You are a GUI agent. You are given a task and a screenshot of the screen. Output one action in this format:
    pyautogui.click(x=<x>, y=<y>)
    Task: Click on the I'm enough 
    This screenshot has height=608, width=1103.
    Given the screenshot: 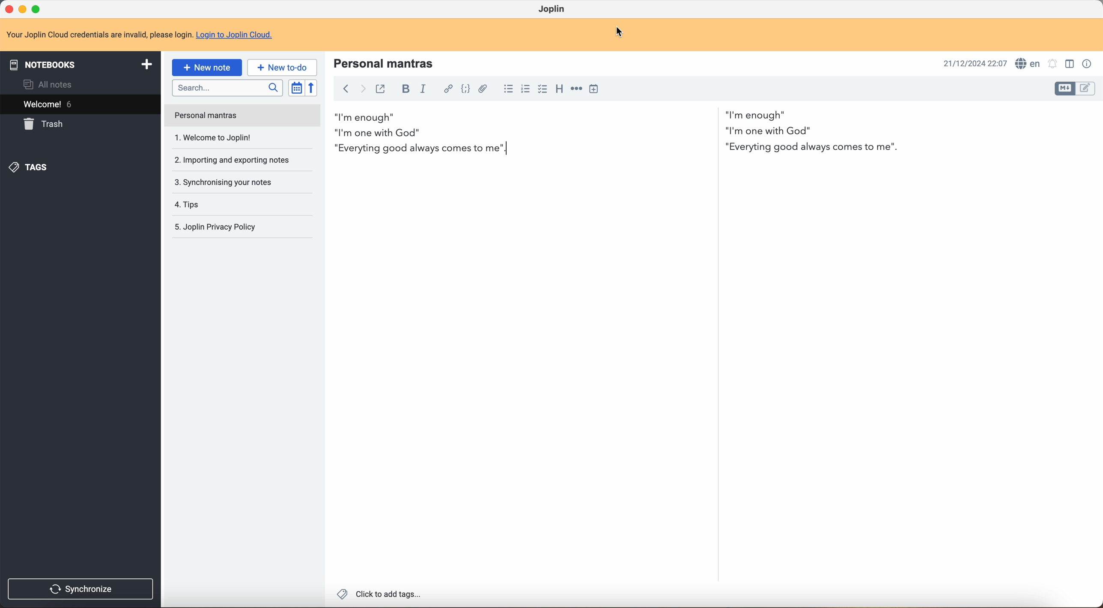 What is the action you would take?
    pyautogui.click(x=562, y=115)
    